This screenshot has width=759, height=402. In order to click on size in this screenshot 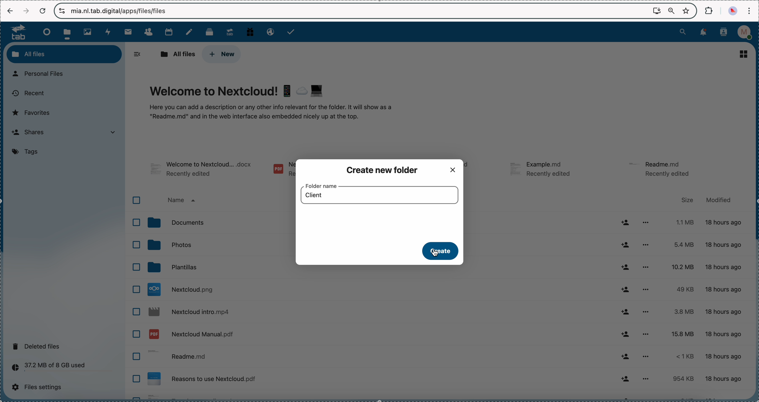, I will do `click(687, 200)`.